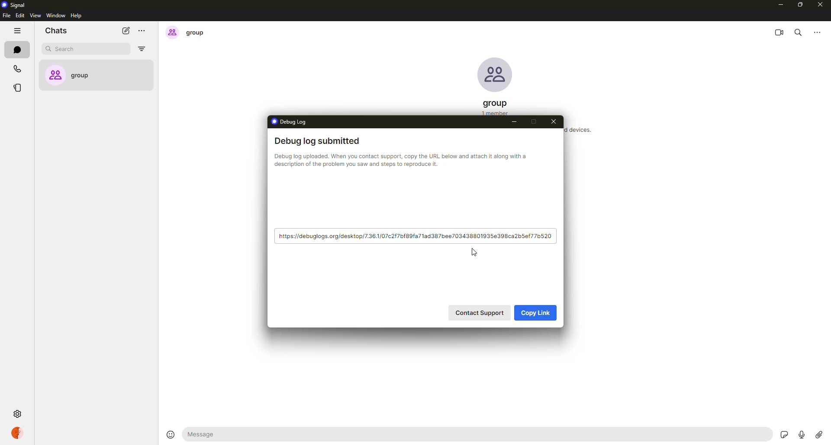 This screenshot has height=445, width=831. I want to click on edit, so click(19, 16).